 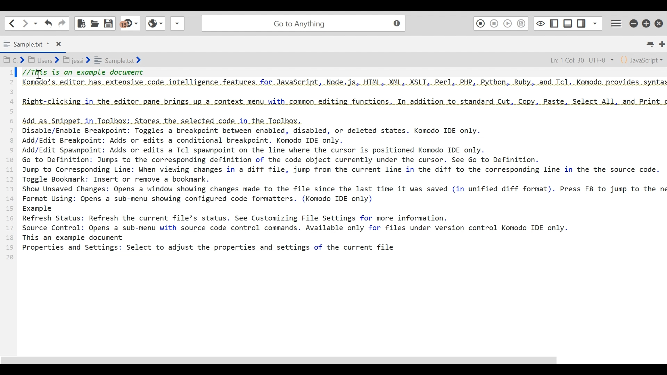 What do you see at coordinates (554, 23) in the screenshot?
I see `Show/Hide Right Side Panel` at bounding box center [554, 23].